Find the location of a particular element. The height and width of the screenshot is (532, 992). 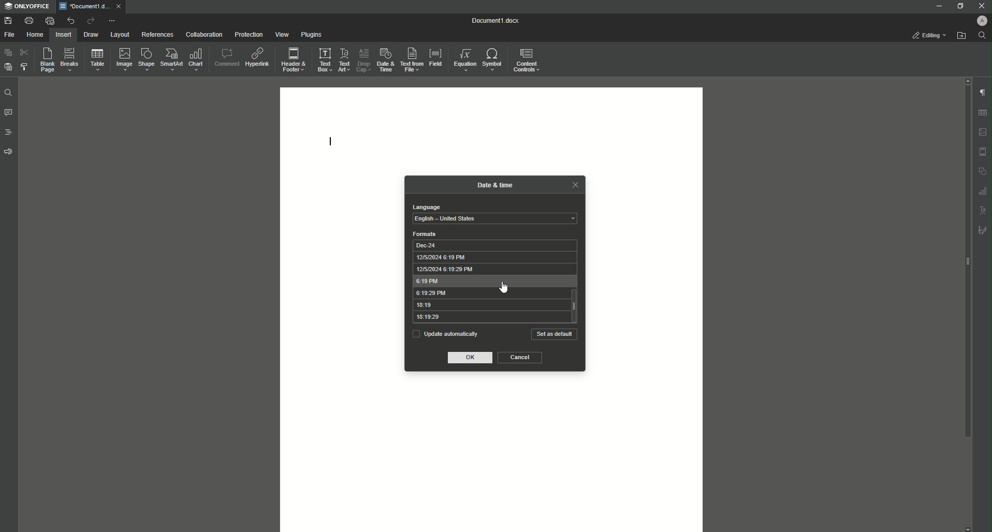

Chart is located at coordinates (197, 60).